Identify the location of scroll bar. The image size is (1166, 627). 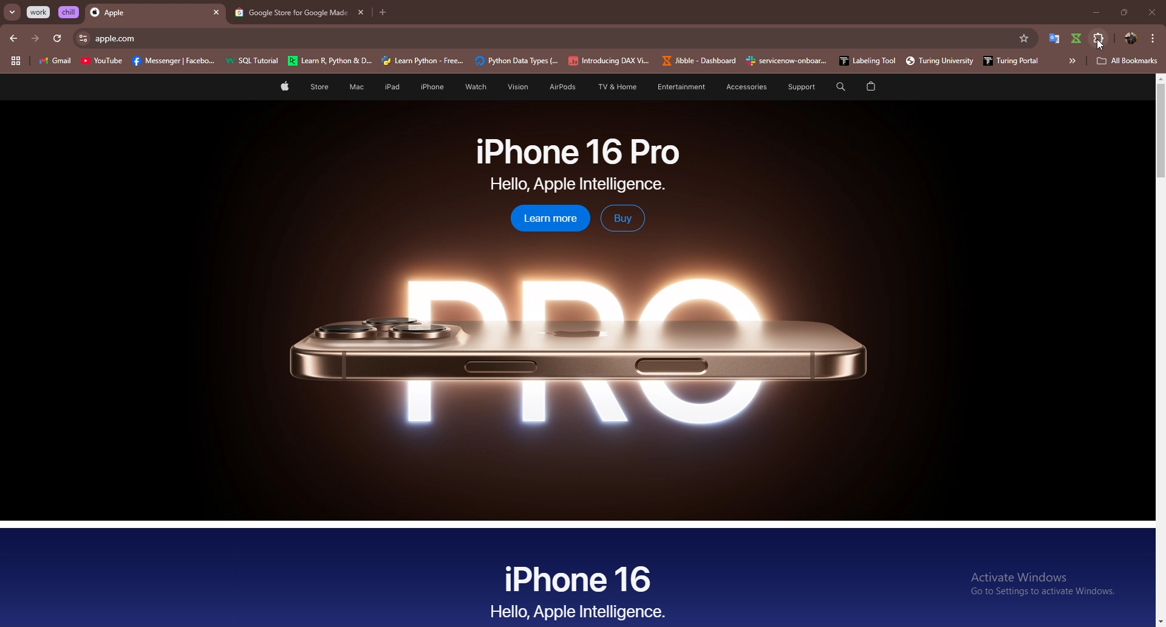
(1161, 349).